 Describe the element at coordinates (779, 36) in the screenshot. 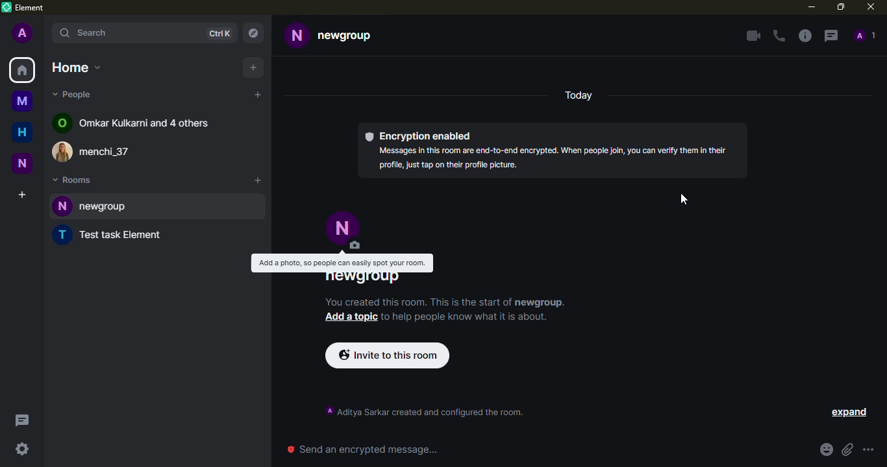

I see `voice call` at that location.